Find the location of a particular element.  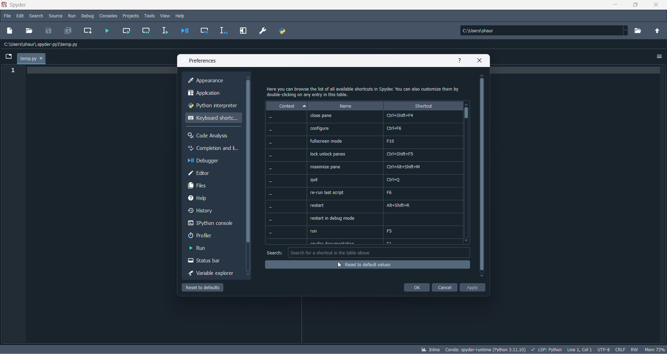

search is located at coordinates (36, 15).